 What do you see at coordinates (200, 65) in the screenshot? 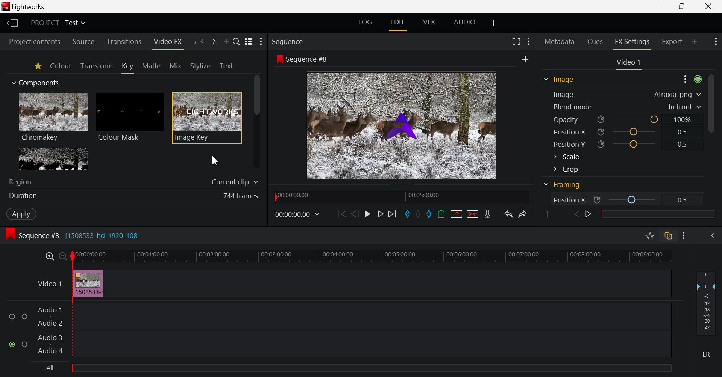
I see `Stylize` at bounding box center [200, 65].